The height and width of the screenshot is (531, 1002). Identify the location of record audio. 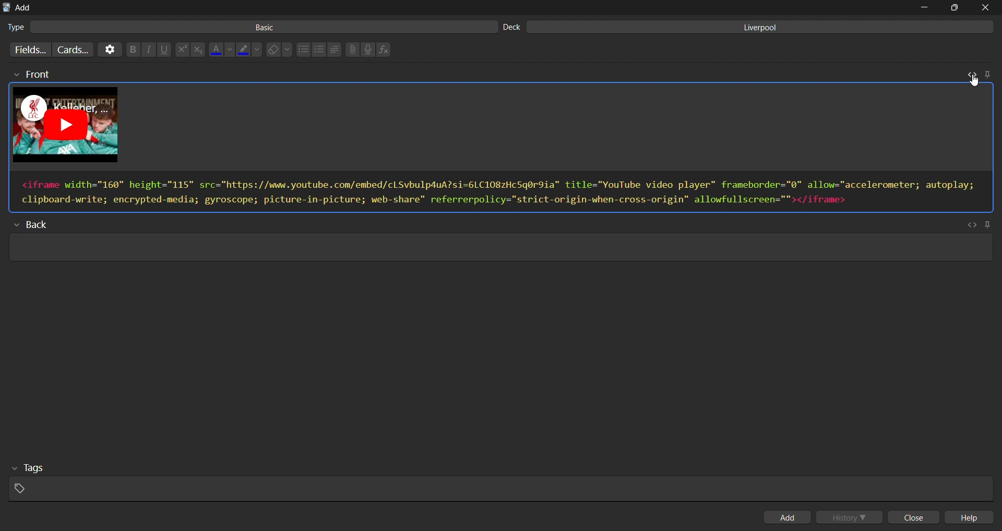
(371, 50).